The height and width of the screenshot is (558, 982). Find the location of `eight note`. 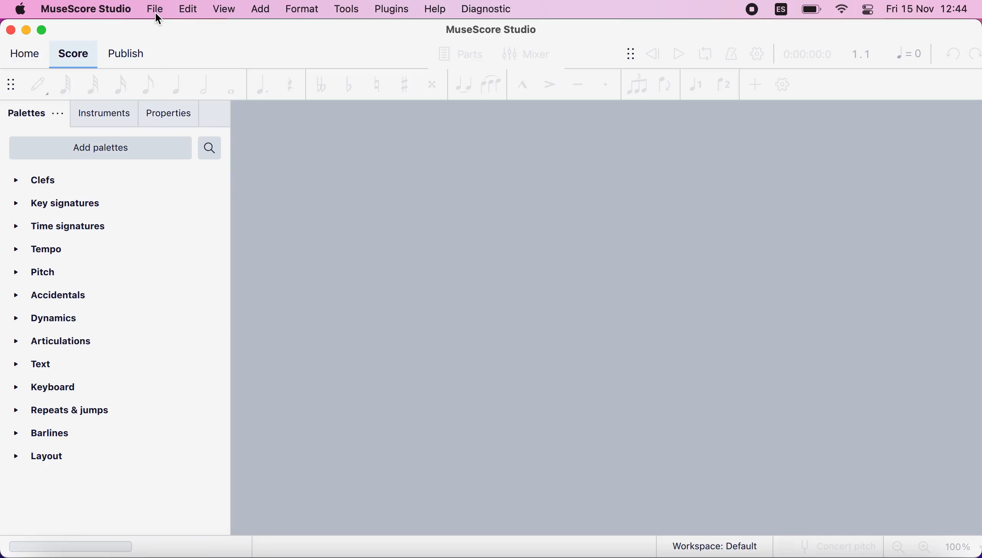

eight note is located at coordinates (147, 84).